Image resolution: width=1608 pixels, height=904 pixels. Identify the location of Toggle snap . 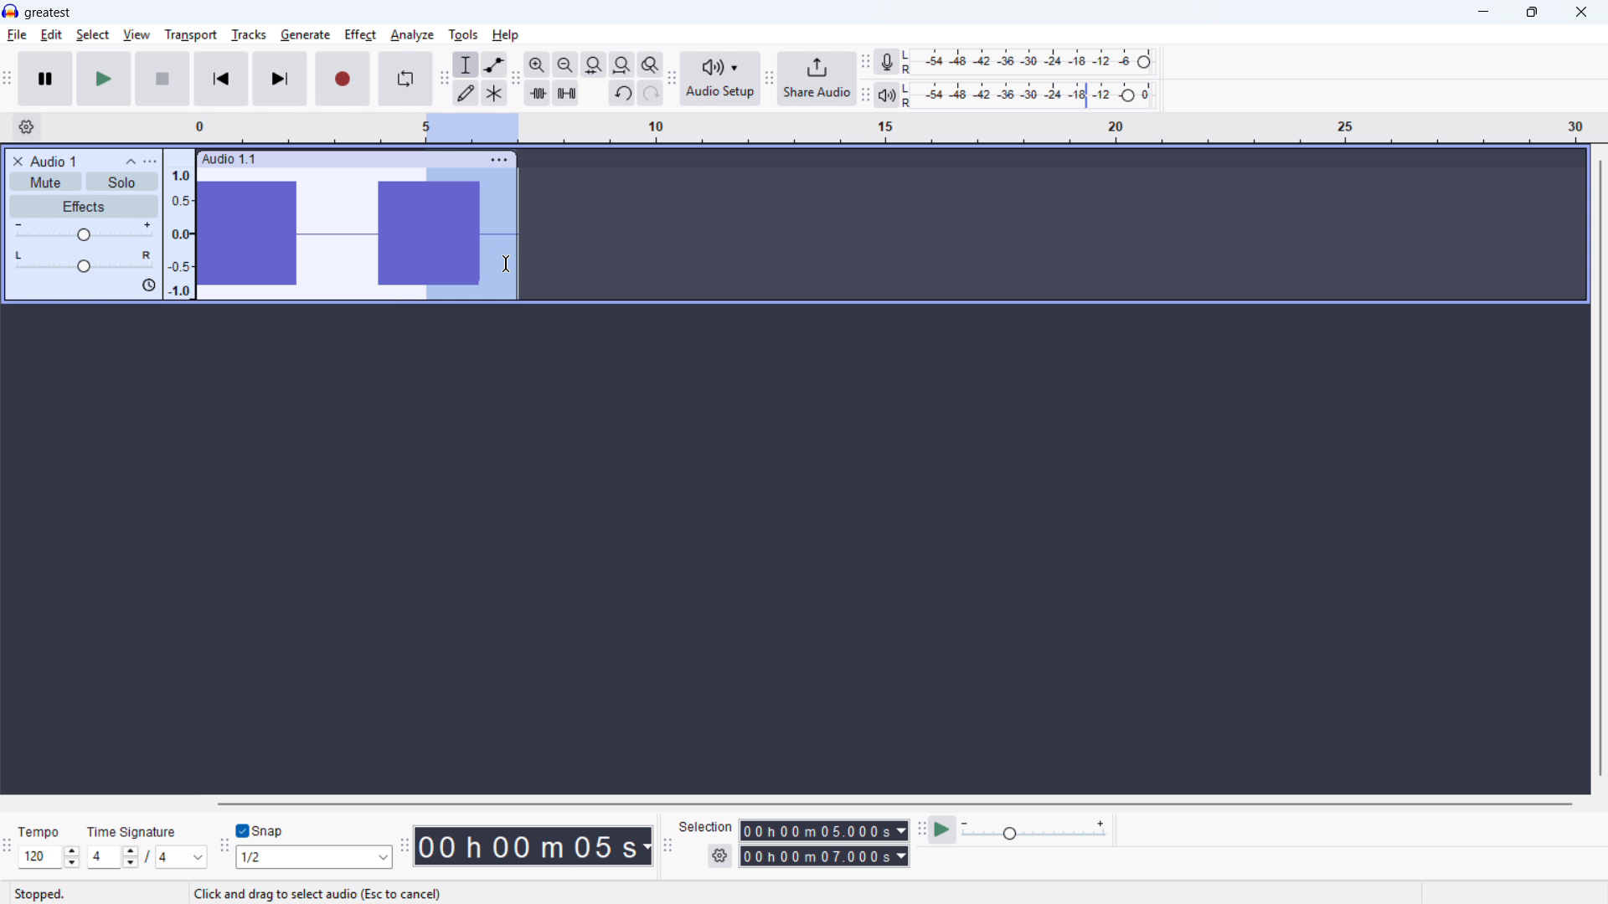
(263, 830).